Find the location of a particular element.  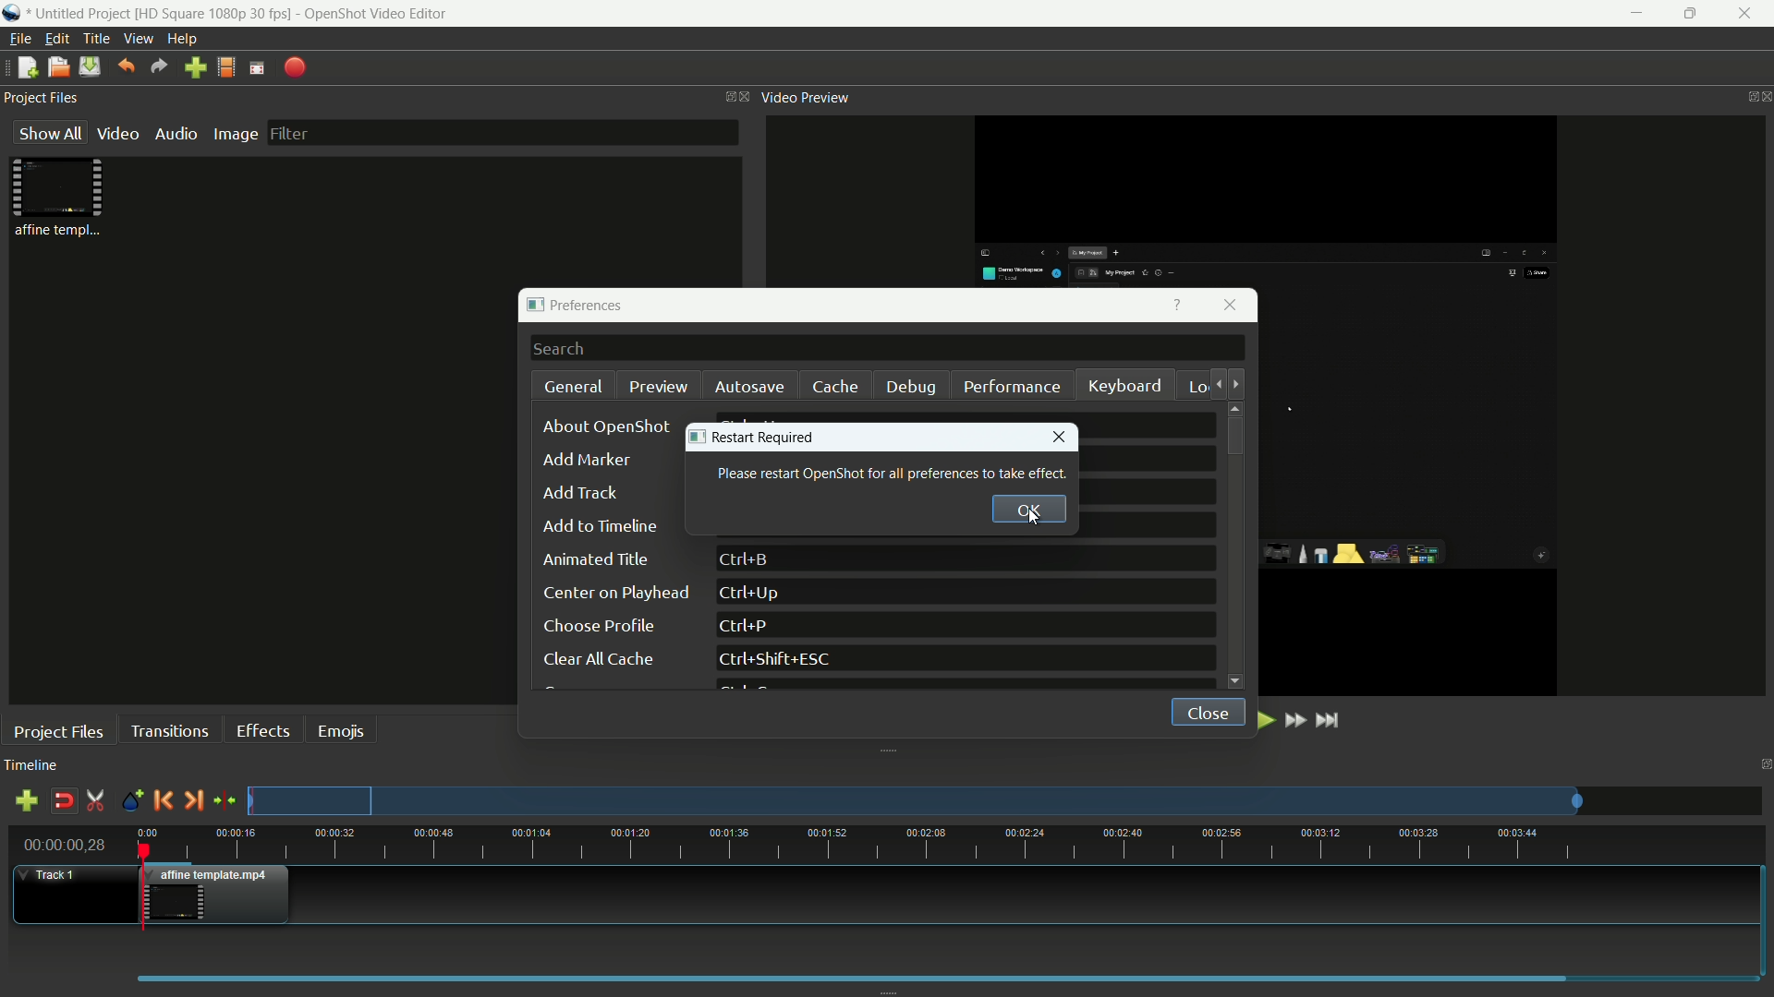

close video preview is located at coordinates (1763, 97).